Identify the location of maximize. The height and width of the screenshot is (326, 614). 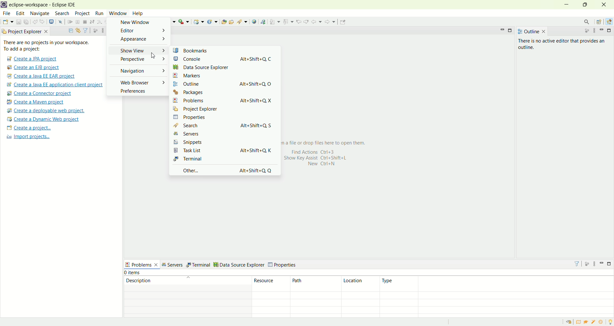
(511, 30).